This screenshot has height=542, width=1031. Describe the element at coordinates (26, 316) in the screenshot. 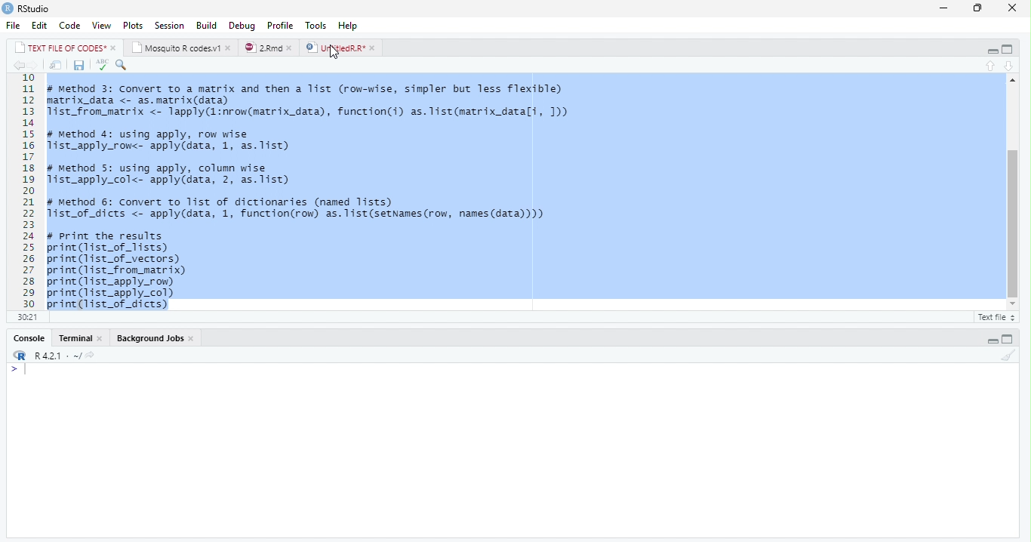

I see `1:1` at that location.